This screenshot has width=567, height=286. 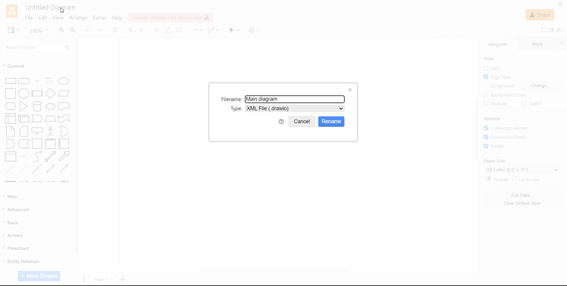 I want to click on Scroll bar Horizontal  , so click(x=275, y=271).